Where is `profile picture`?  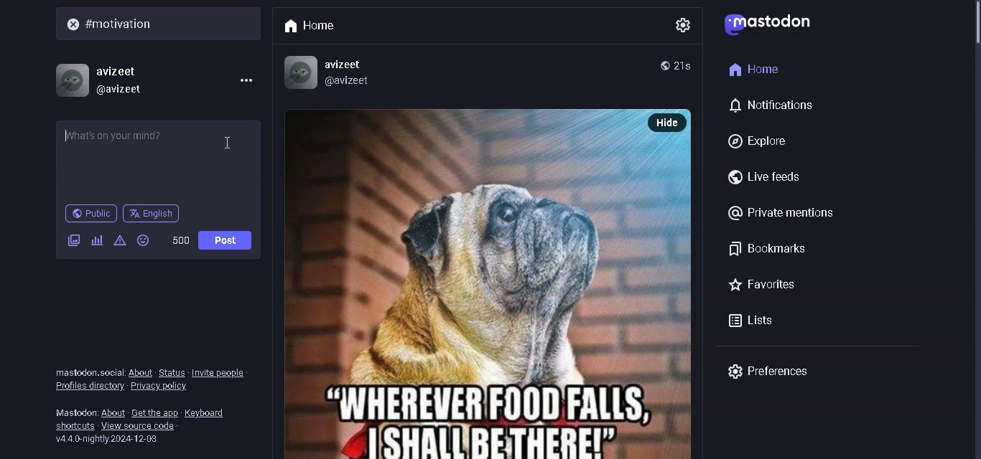
profile picture is located at coordinates (71, 77).